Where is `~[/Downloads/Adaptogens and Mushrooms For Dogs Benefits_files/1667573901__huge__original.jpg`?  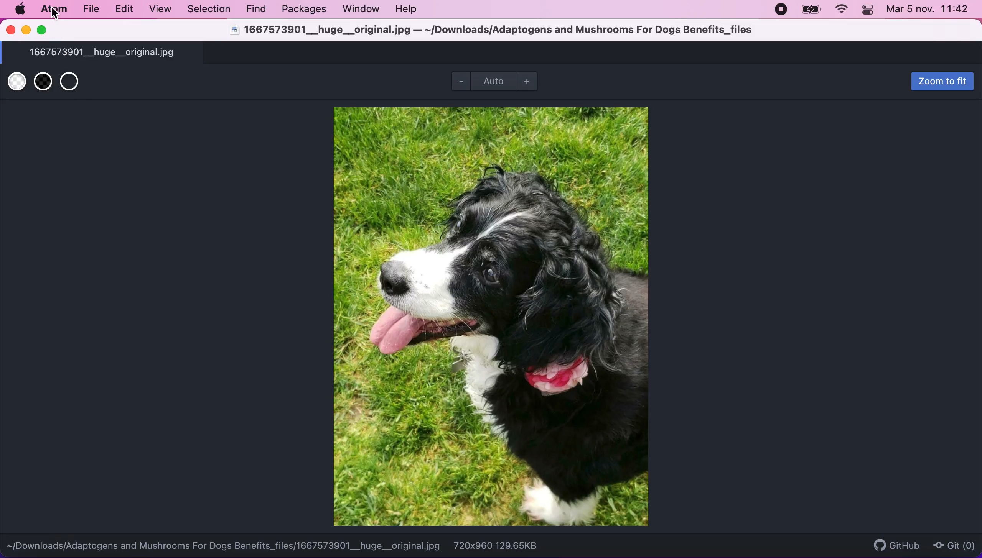
~[/Downloads/Adaptogens and Mushrooms For Dogs Benefits_files/1667573901__huge__original.jpg is located at coordinates (224, 546).